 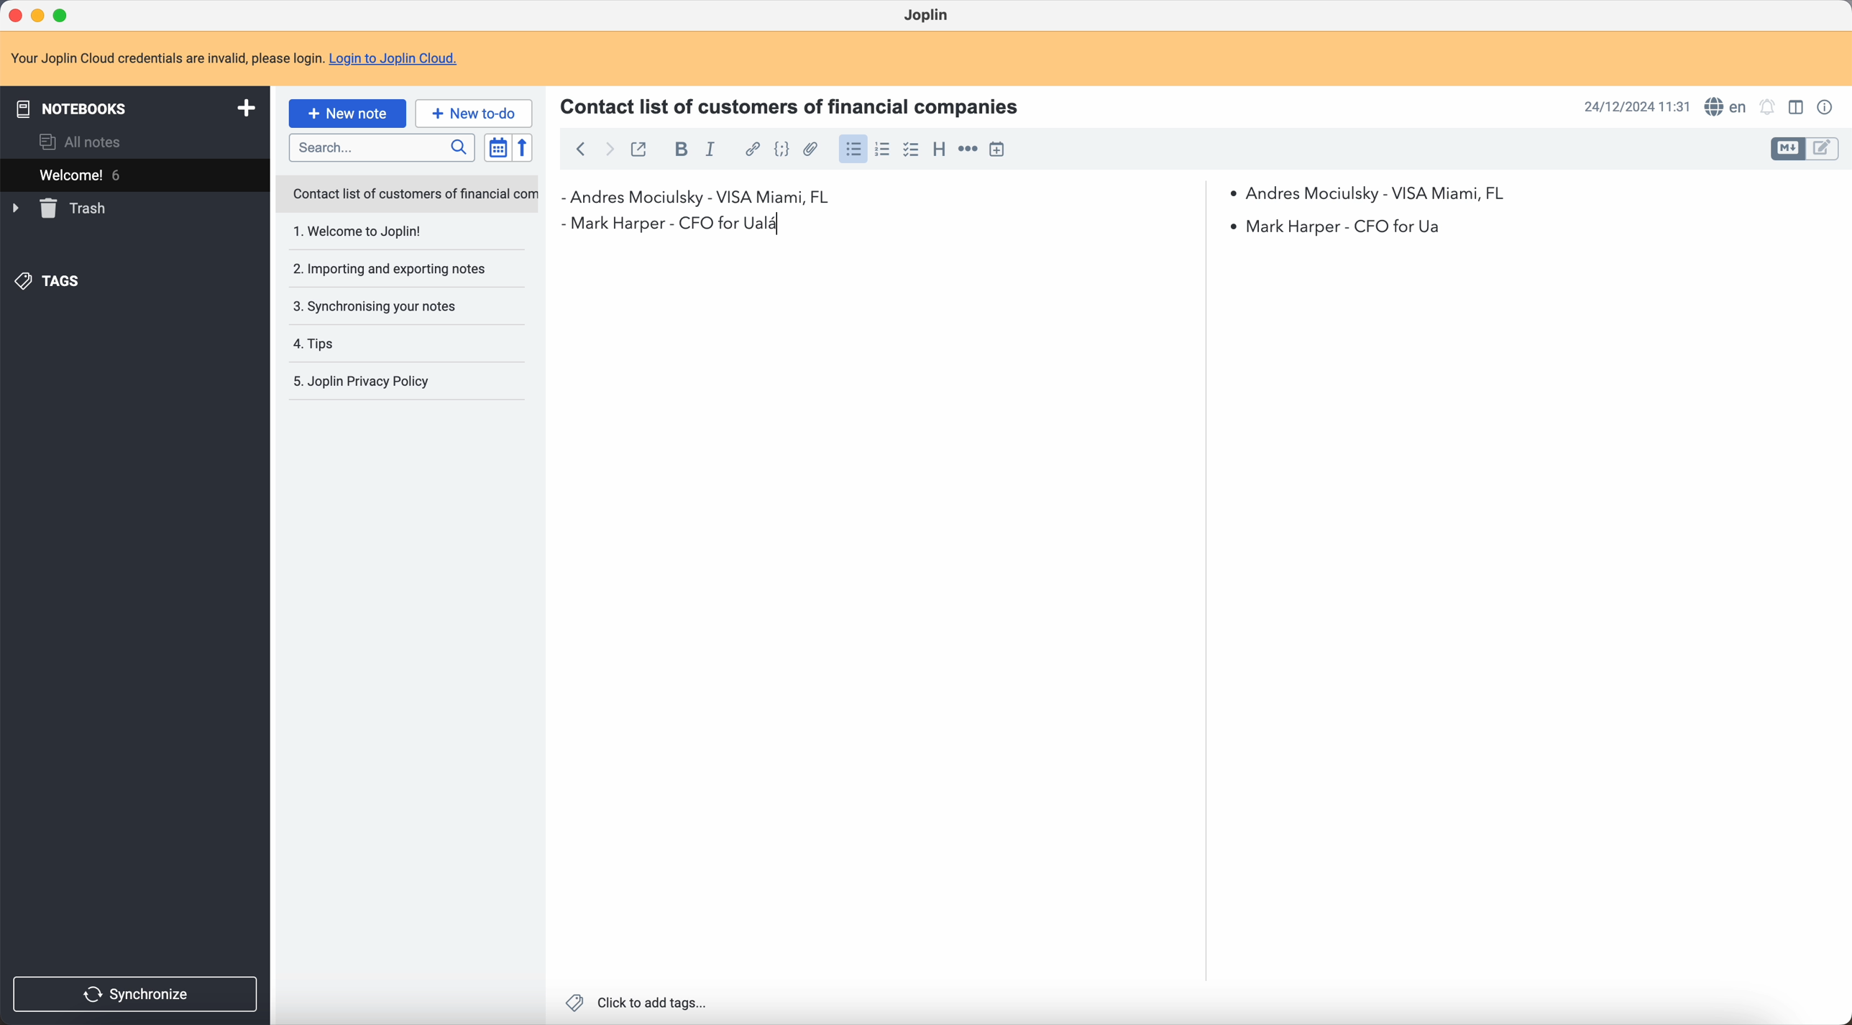 What do you see at coordinates (1768, 107) in the screenshot?
I see `set notifications` at bounding box center [1768, 107].